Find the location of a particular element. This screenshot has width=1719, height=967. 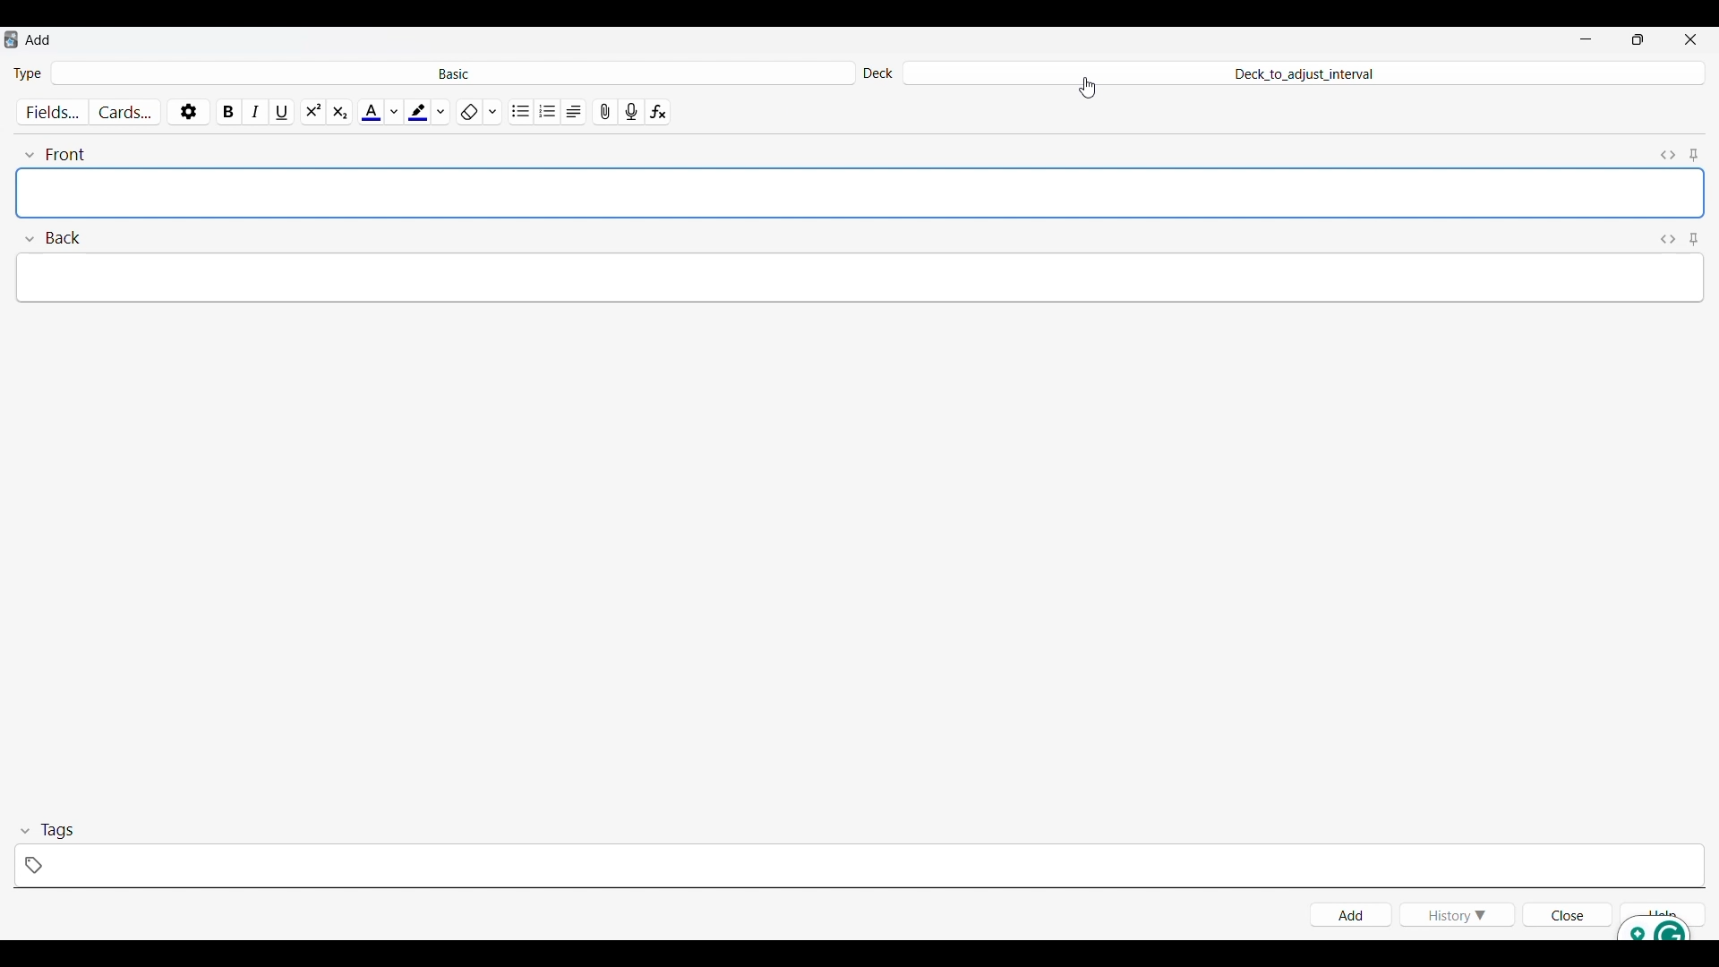

Type in text is located at coordinates (860, 193).